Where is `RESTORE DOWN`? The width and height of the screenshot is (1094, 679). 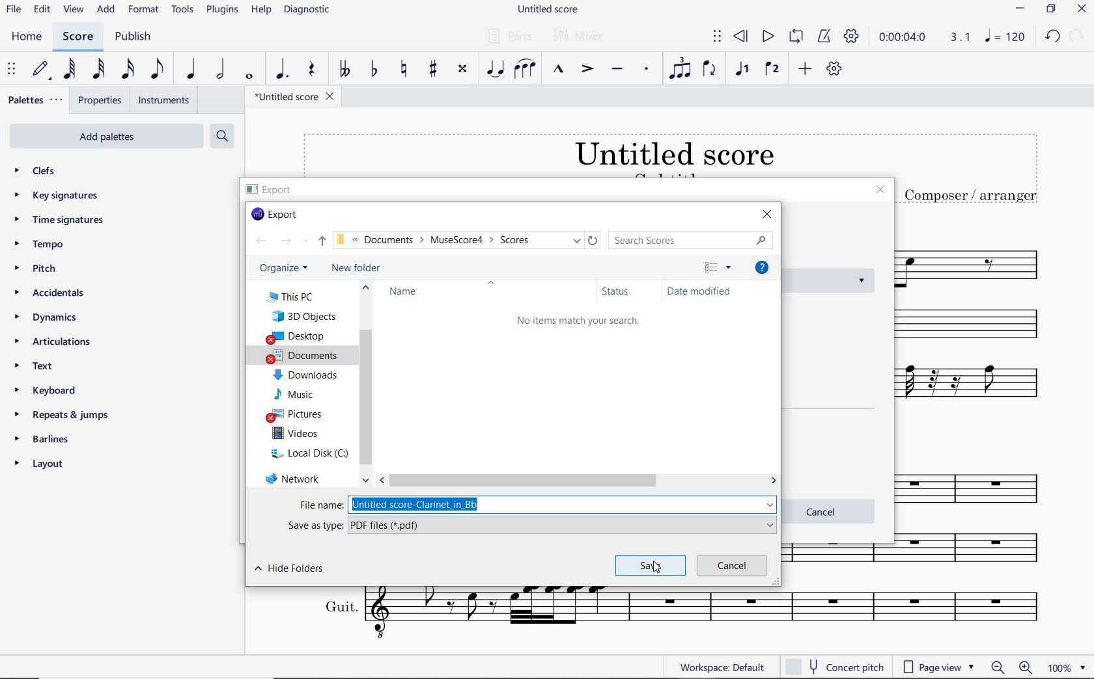
RESTORE DOWN is located at coordinates (1050, 10).